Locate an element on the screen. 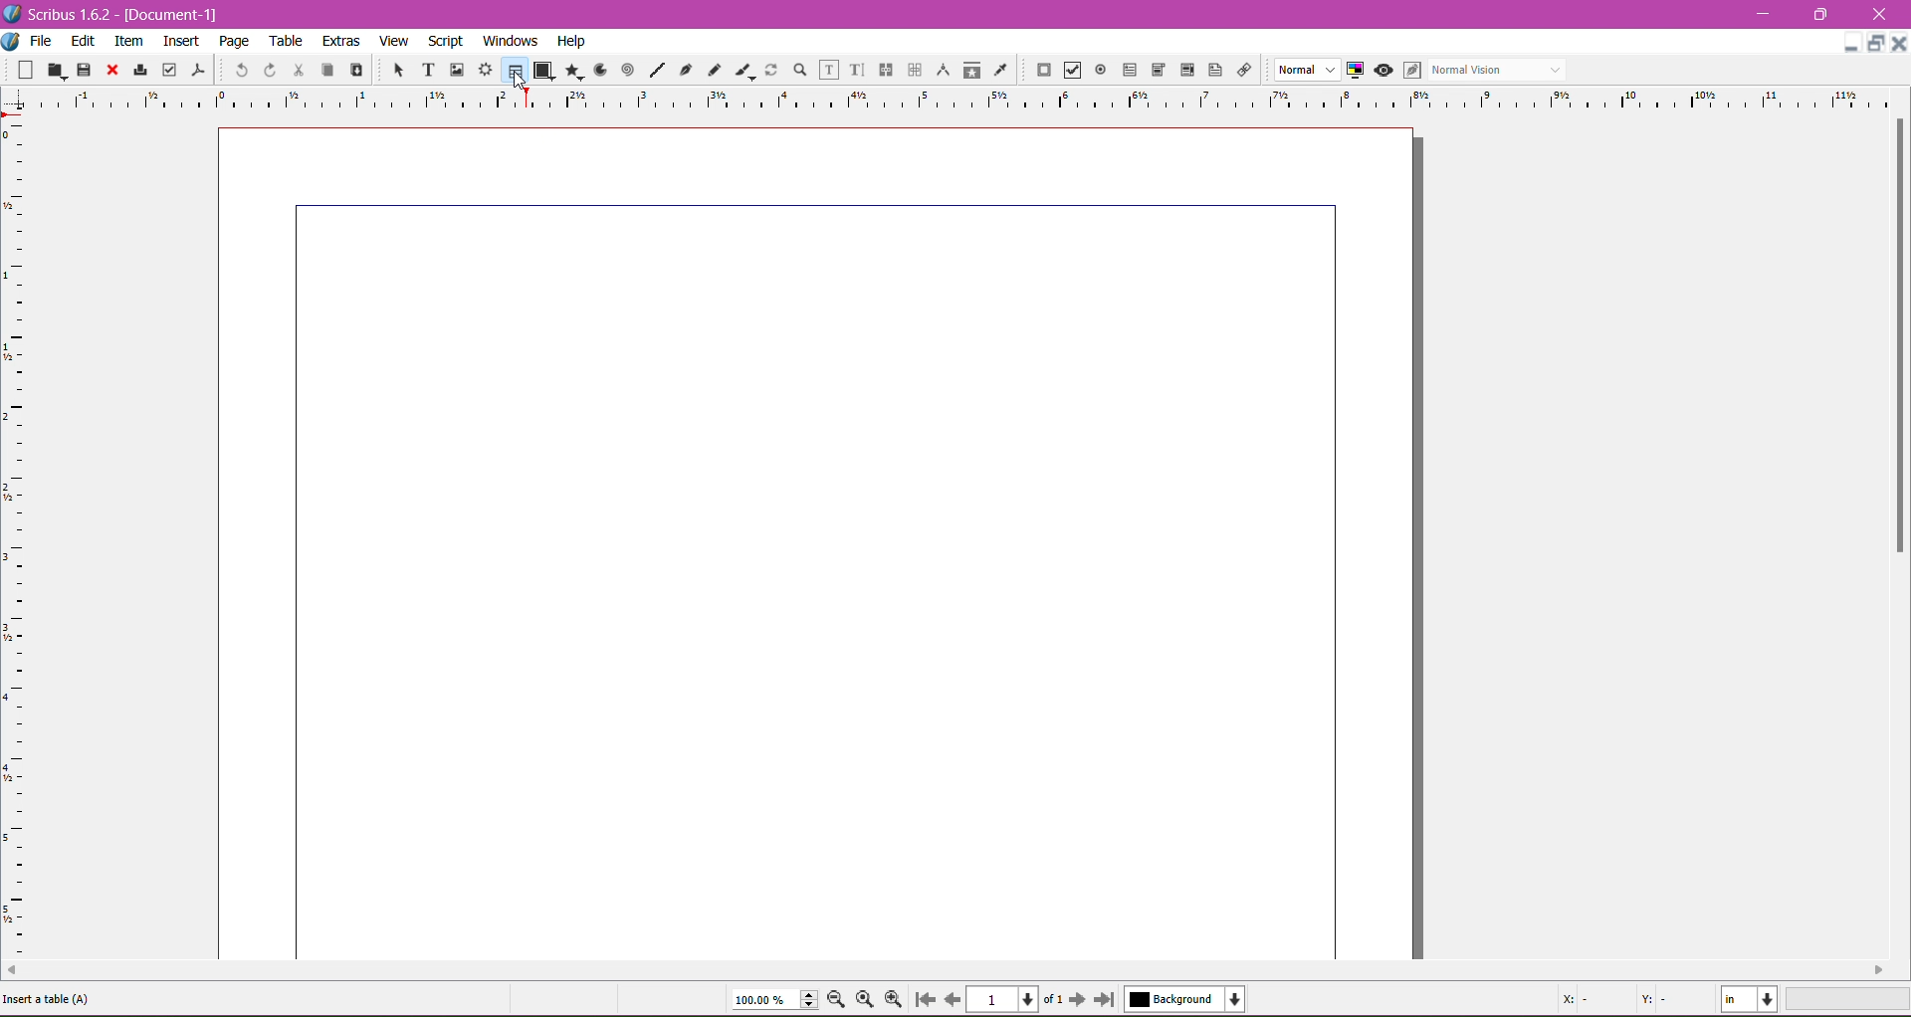 This screenshot has width=1911, height=1017. Save is located at coordinates (85, 69).